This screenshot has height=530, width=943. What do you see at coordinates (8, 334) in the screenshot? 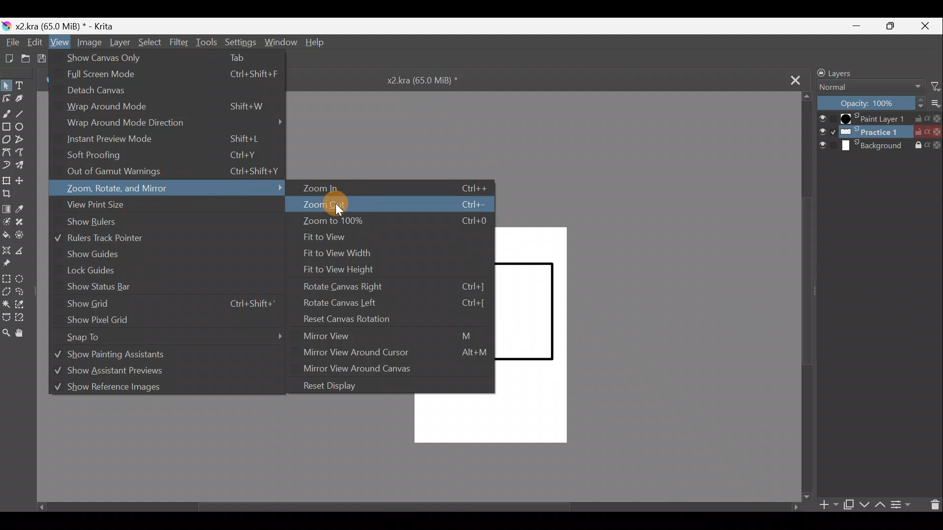
I see `Zoom tool` at bounding box center [8, 334].